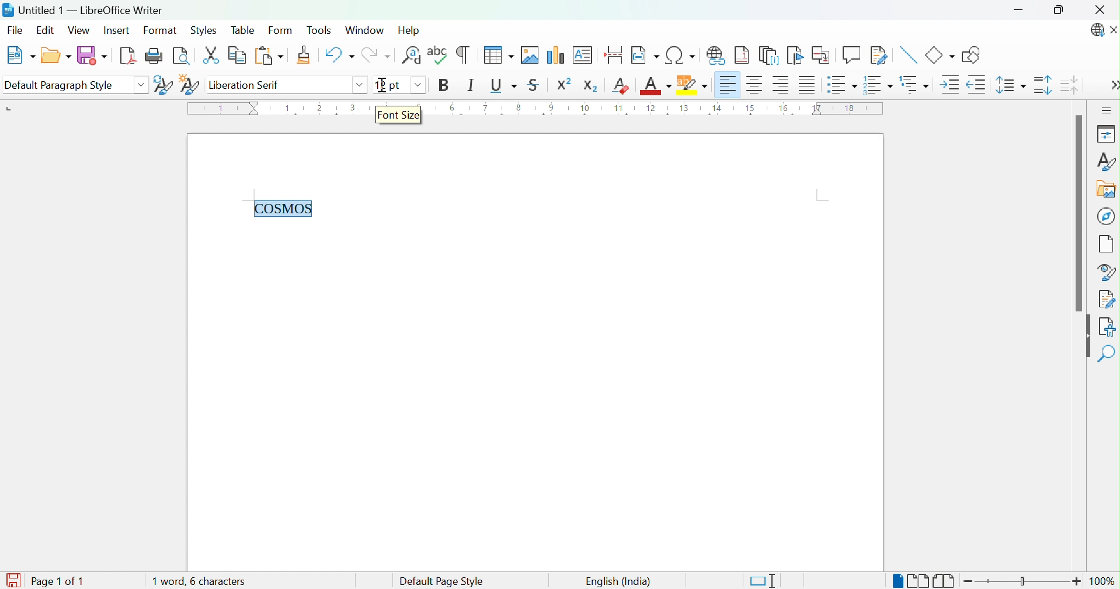 The height and width of the screenshot is (589, 1120). What do you see at coordinates (359, 85) in the screenshot?
I see `Drop down` at bounding box center [359, 85].